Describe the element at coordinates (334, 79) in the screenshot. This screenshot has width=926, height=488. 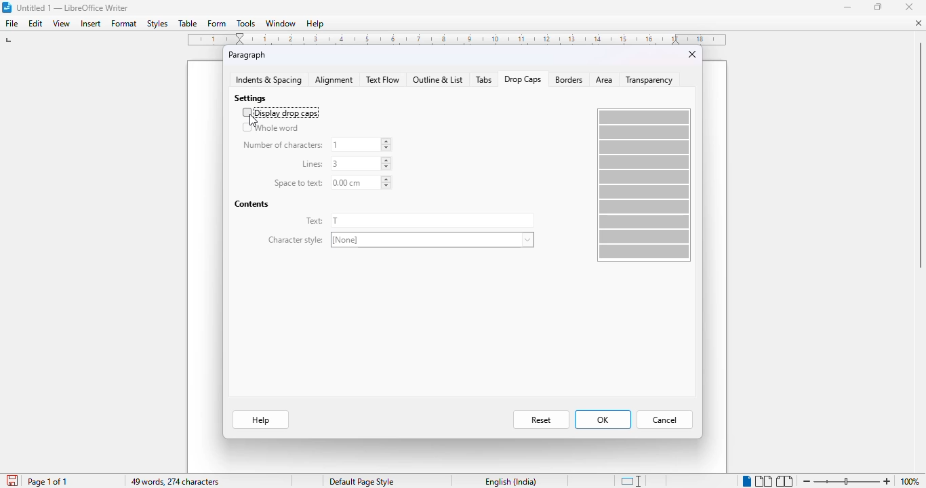
I see `alignment` at that location.